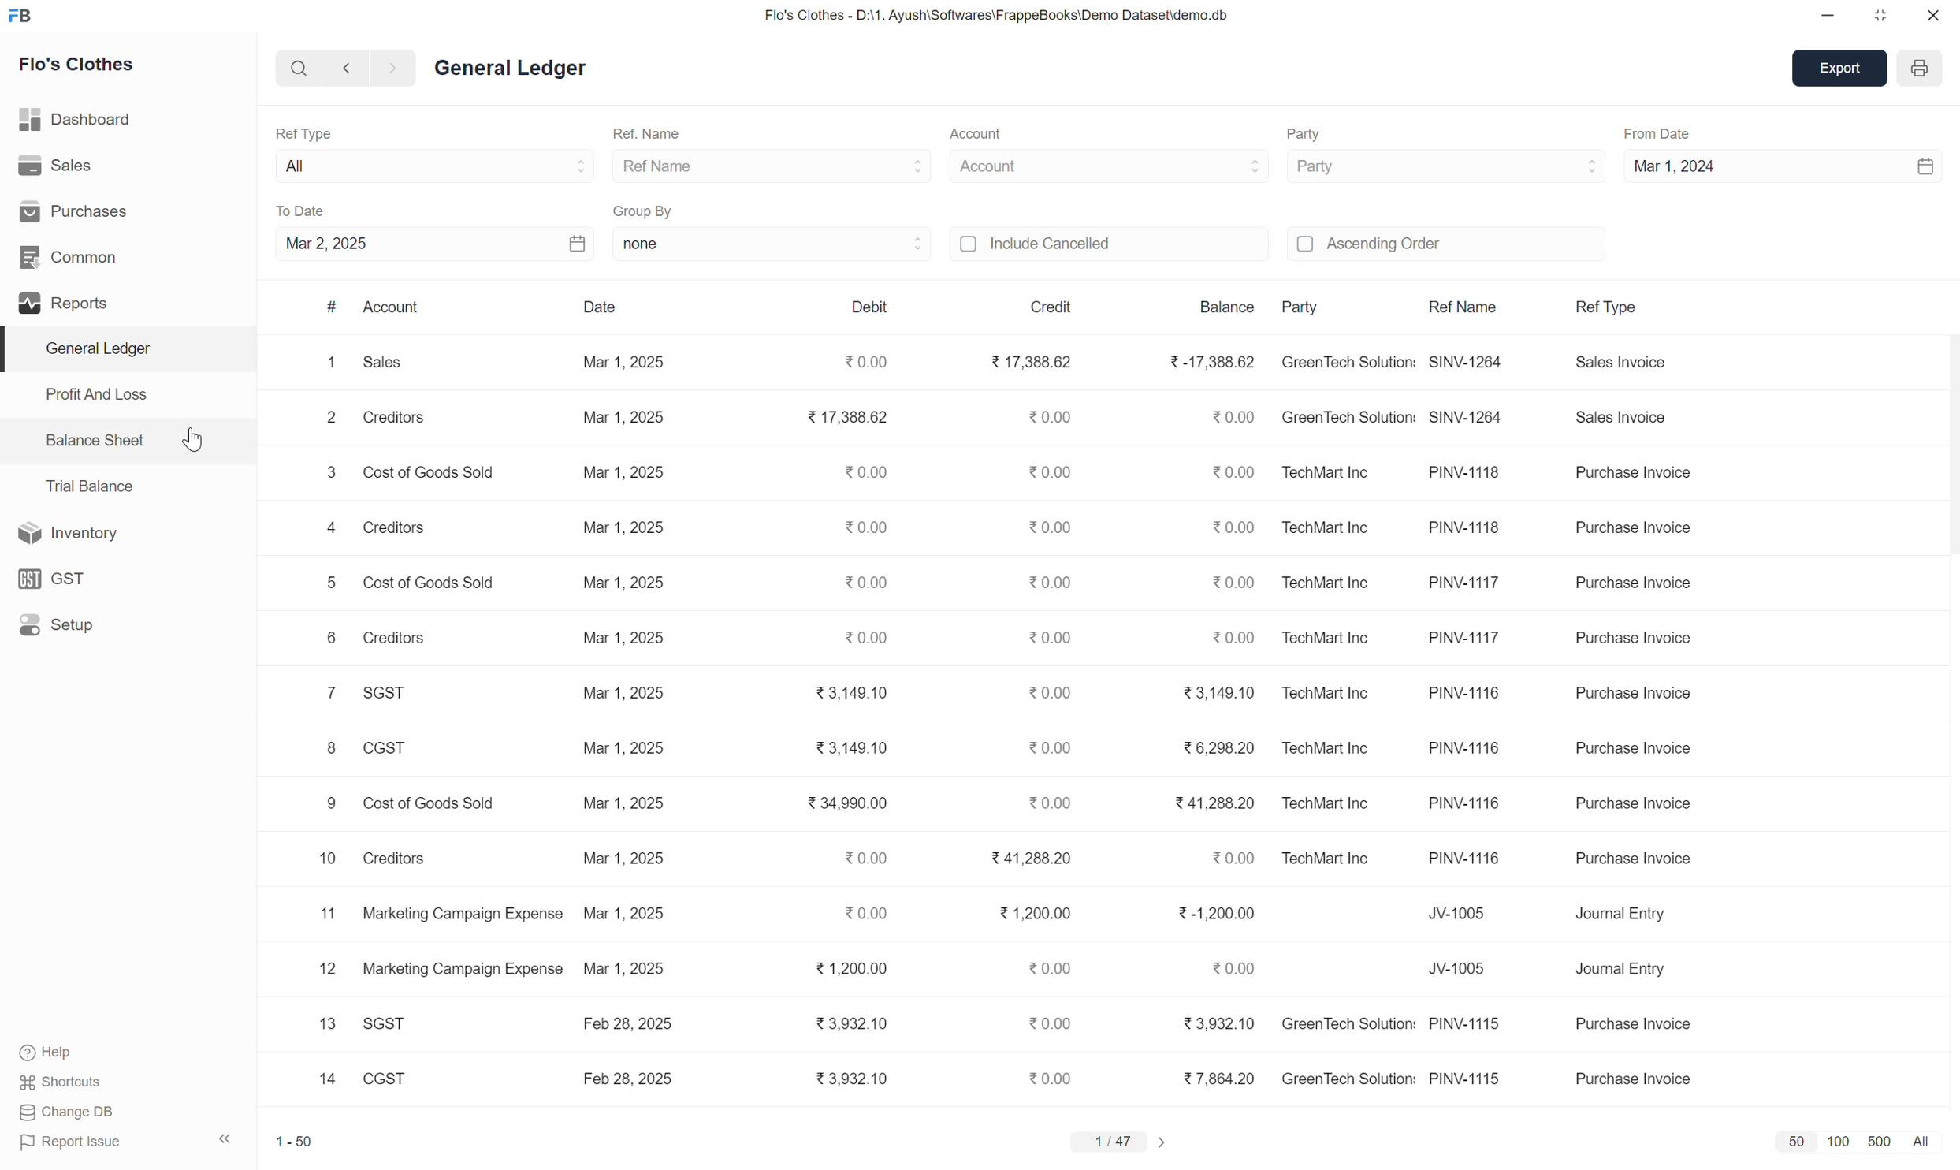 Image resolution: width=1960 pixels, height=1170 pixels. What do you see at coordinates (388, 1021) in the screenshot?
I see `SGST` at bounding box center [388, 1021].